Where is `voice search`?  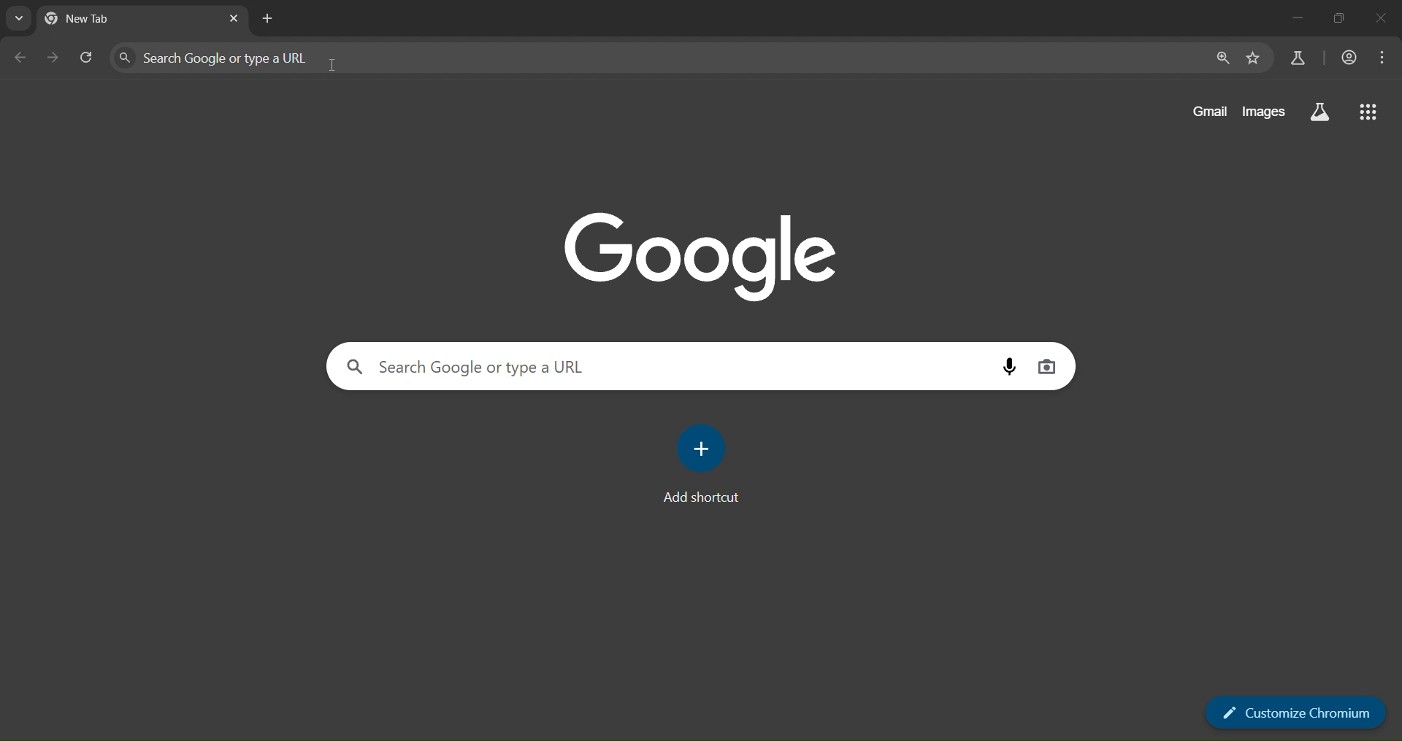
voice search is located at coordinates (1008, 368).